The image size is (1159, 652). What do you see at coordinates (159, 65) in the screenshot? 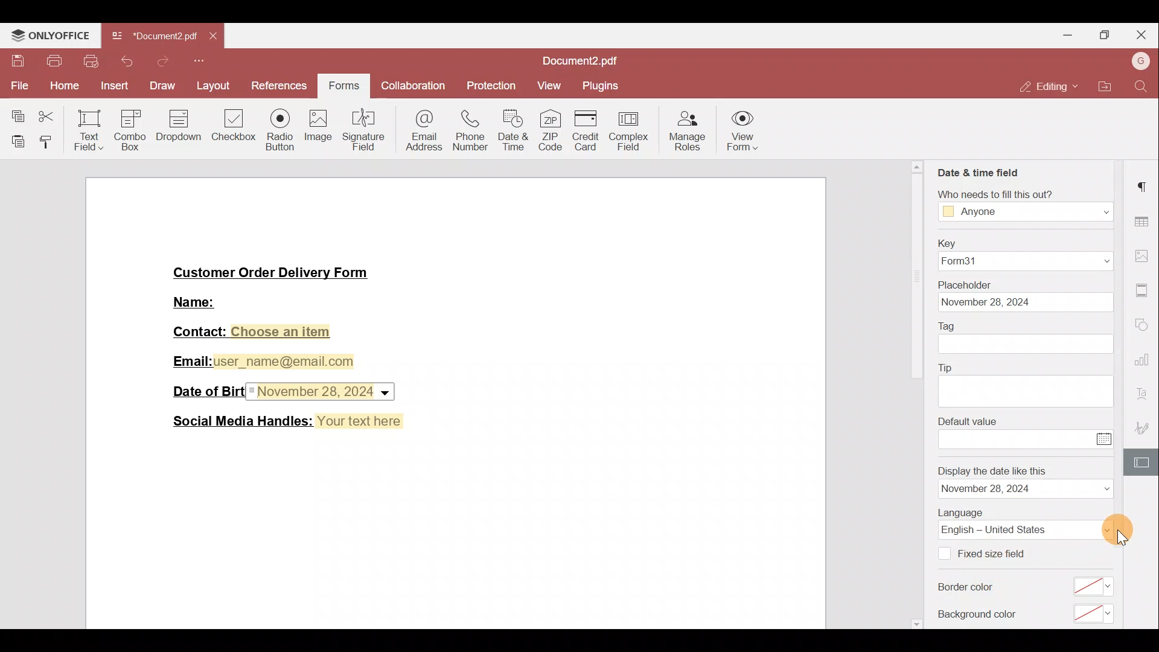
I see `Redo` at bounding box center [159, 65].